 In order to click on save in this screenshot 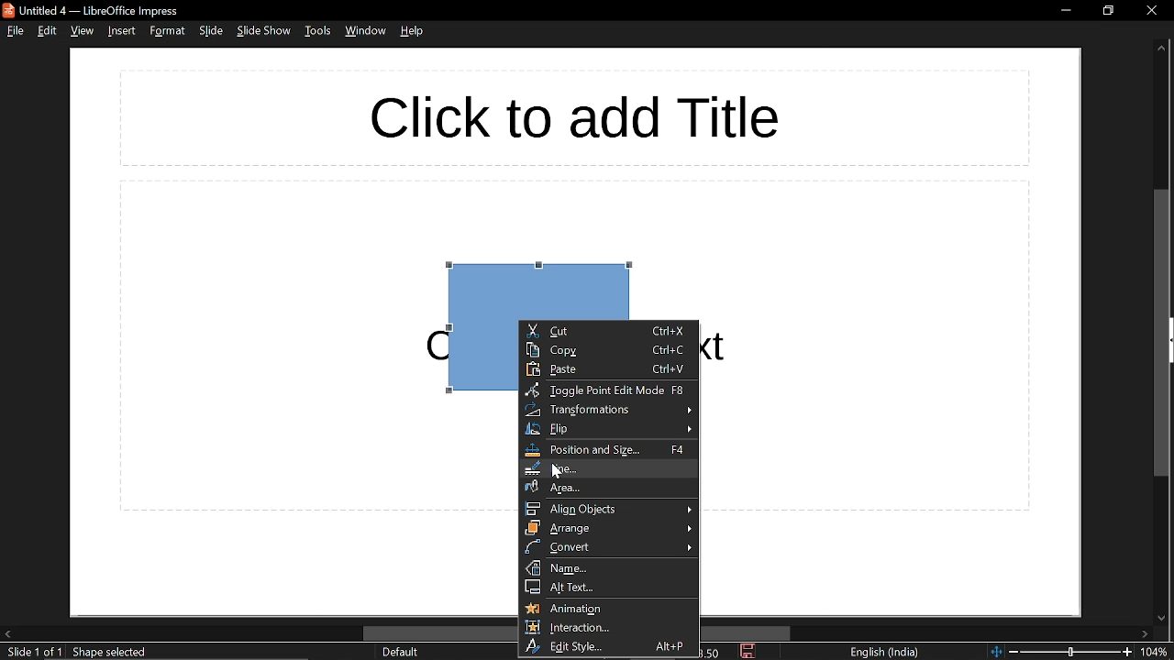, I will do `click(748, 651)`.